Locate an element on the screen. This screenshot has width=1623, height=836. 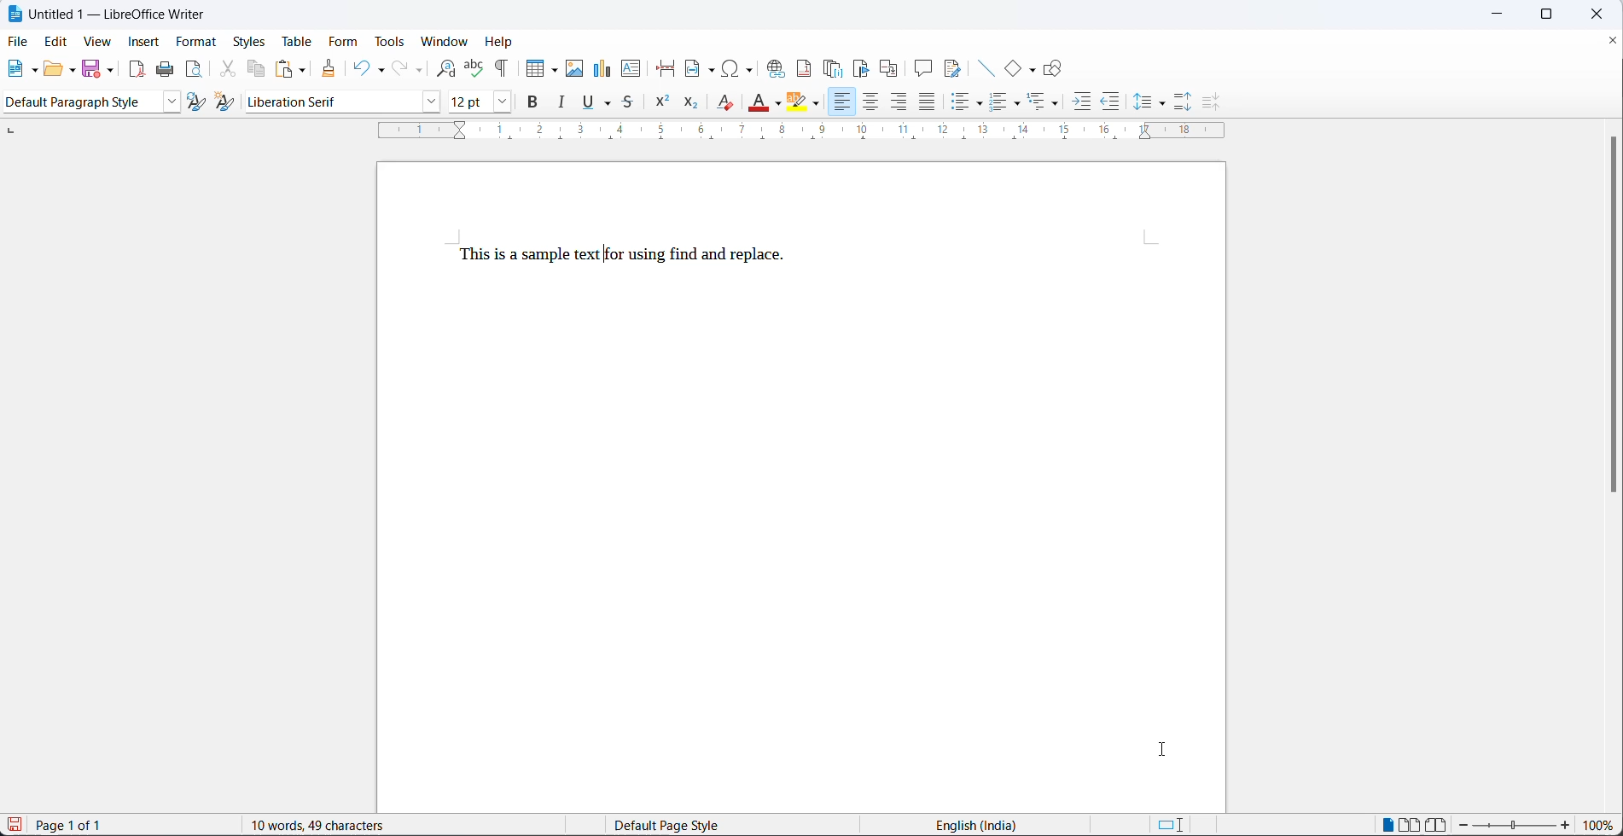
zoom percentage is located at coordinates (1602, 825).